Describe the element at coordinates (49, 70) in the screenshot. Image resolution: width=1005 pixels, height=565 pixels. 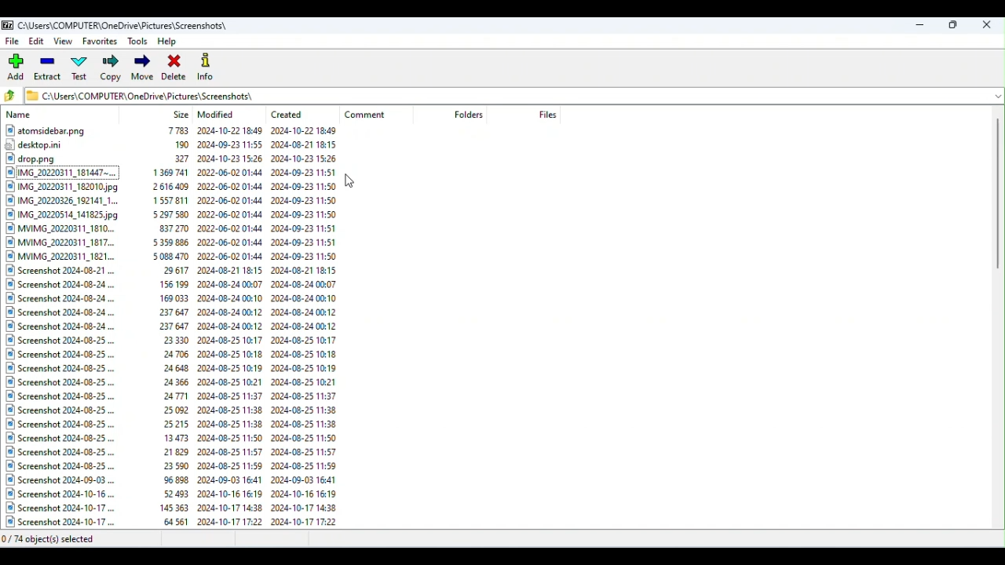
I see `Extract` at that location.